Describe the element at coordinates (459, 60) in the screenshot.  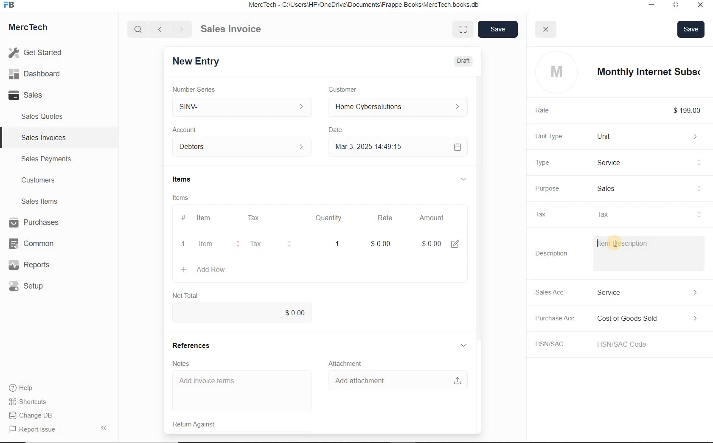
I see `Draft` at that location.